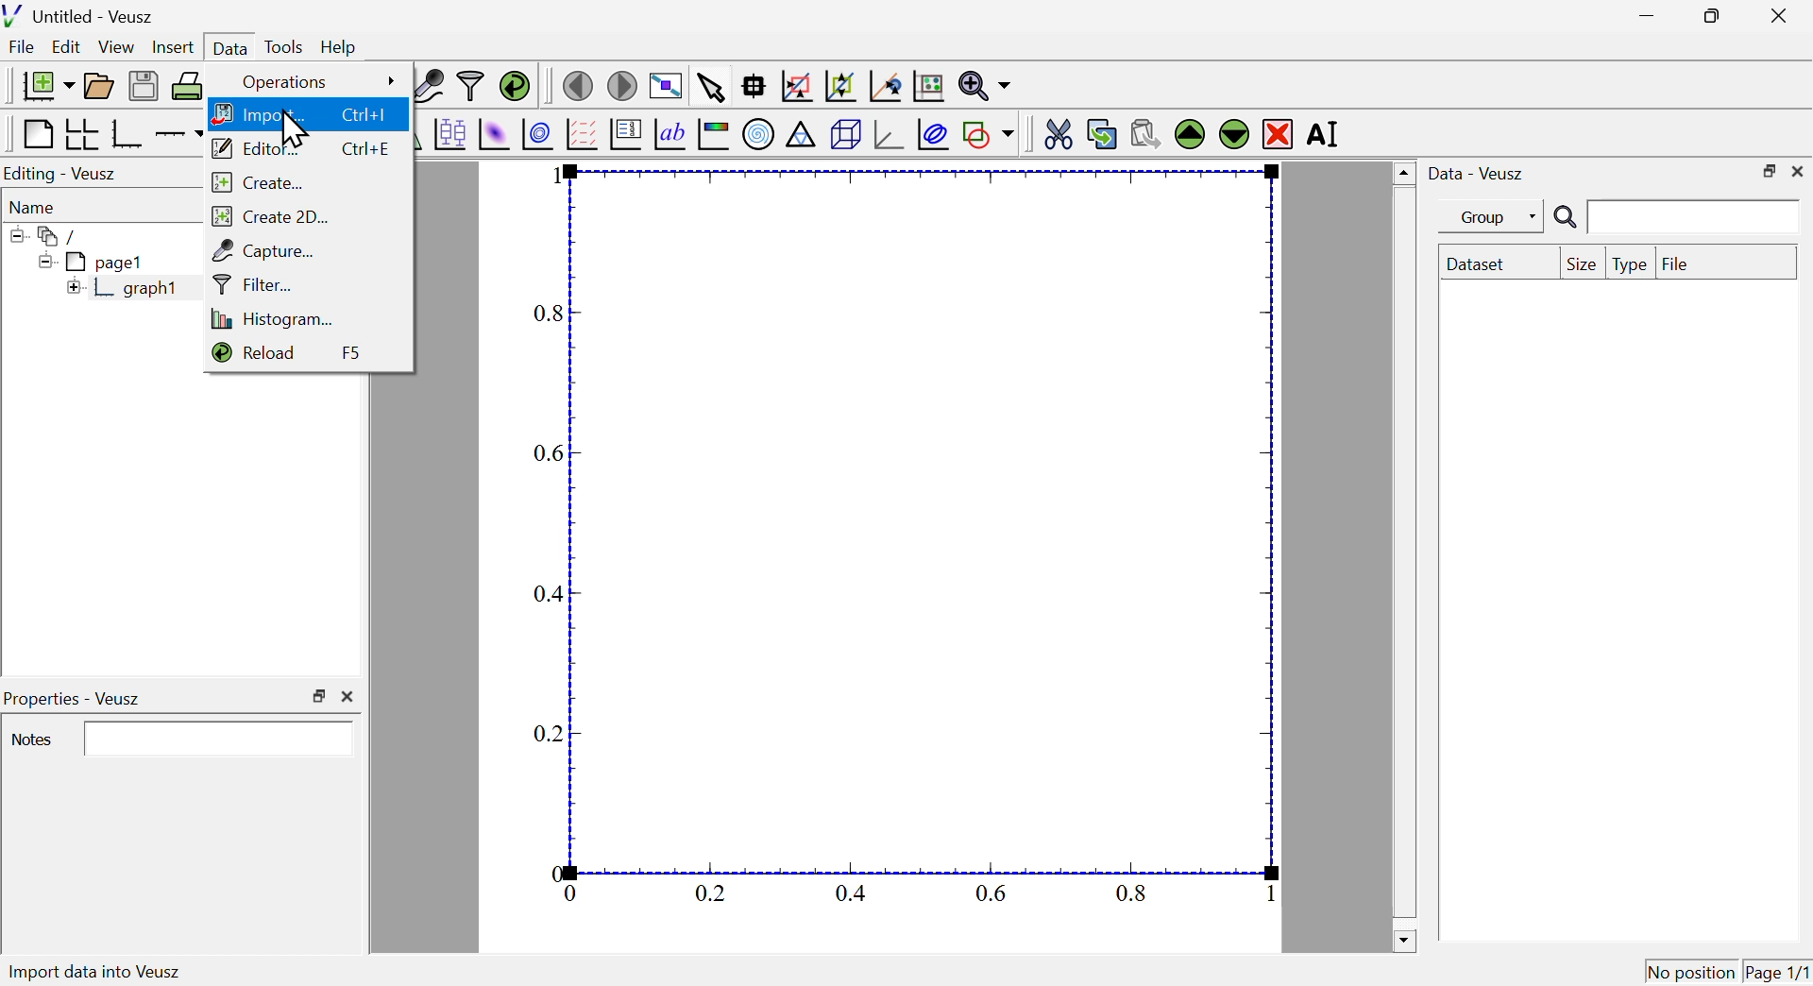 The height and width of the screenshot is (986, 1813). Describe the element at coordinates (471, 87) in the screenshot. I see `filter data` at that location.